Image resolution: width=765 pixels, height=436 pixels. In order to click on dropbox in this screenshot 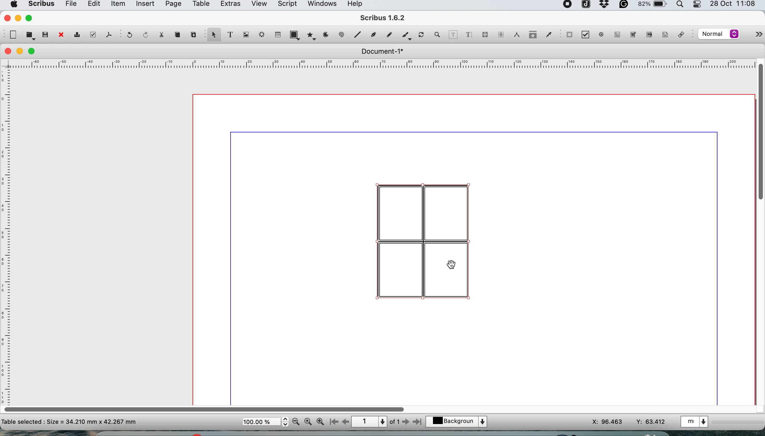, I will do `click(605, 7)`.